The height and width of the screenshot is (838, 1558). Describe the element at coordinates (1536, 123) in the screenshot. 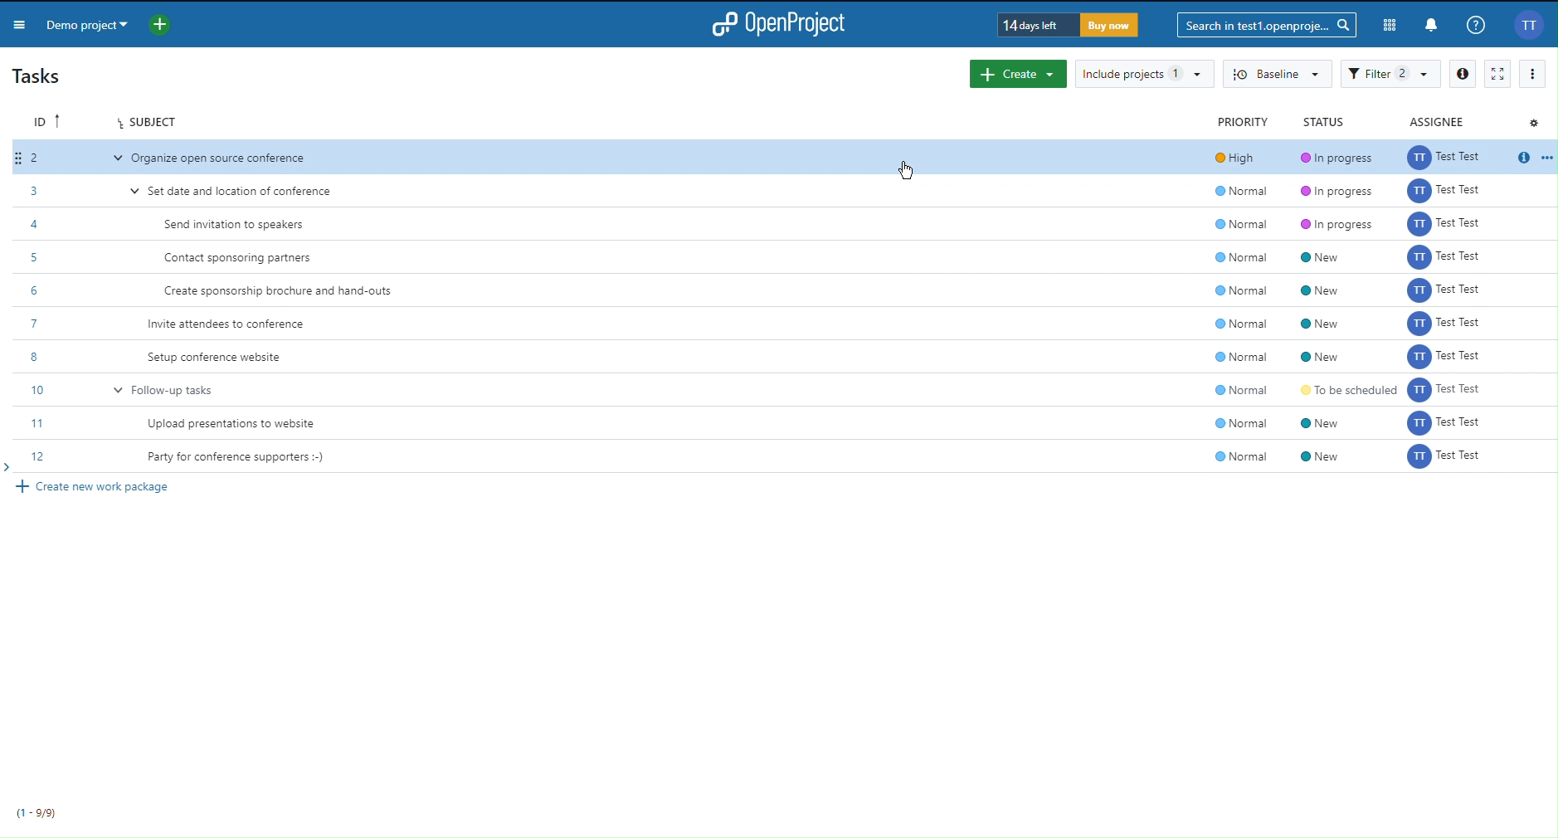

I see `Settings` at that location.